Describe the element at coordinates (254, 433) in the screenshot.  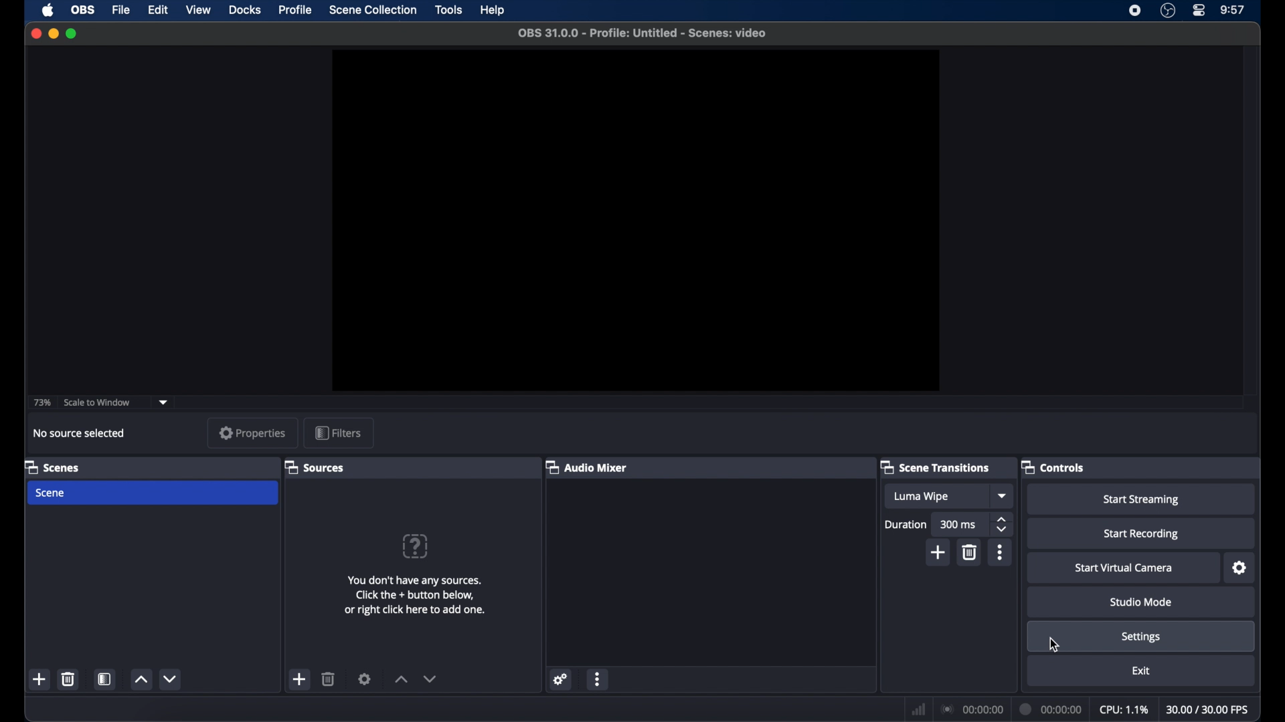
I see `properties` at that location.